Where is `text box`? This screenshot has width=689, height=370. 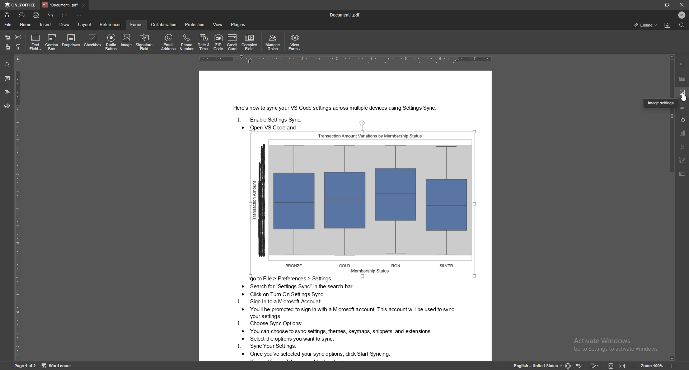
text box is located at coordinates (682, 174).